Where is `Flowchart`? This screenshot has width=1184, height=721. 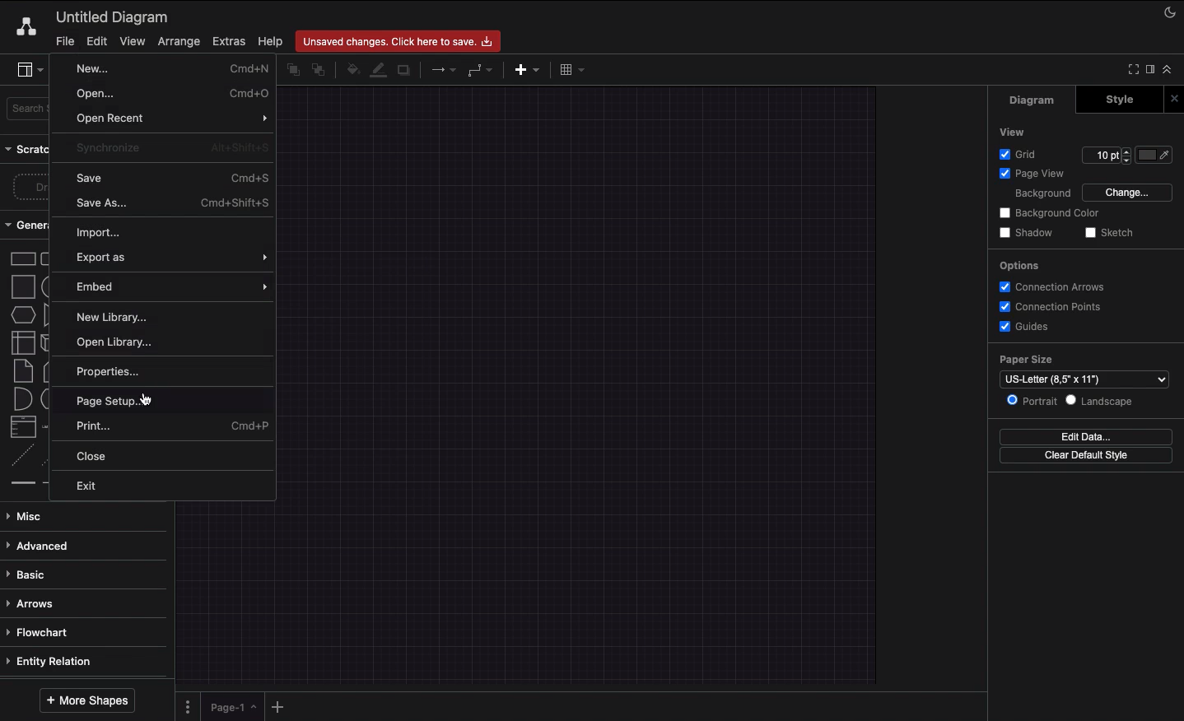
Flowchart is located at coordinates (40, 632).